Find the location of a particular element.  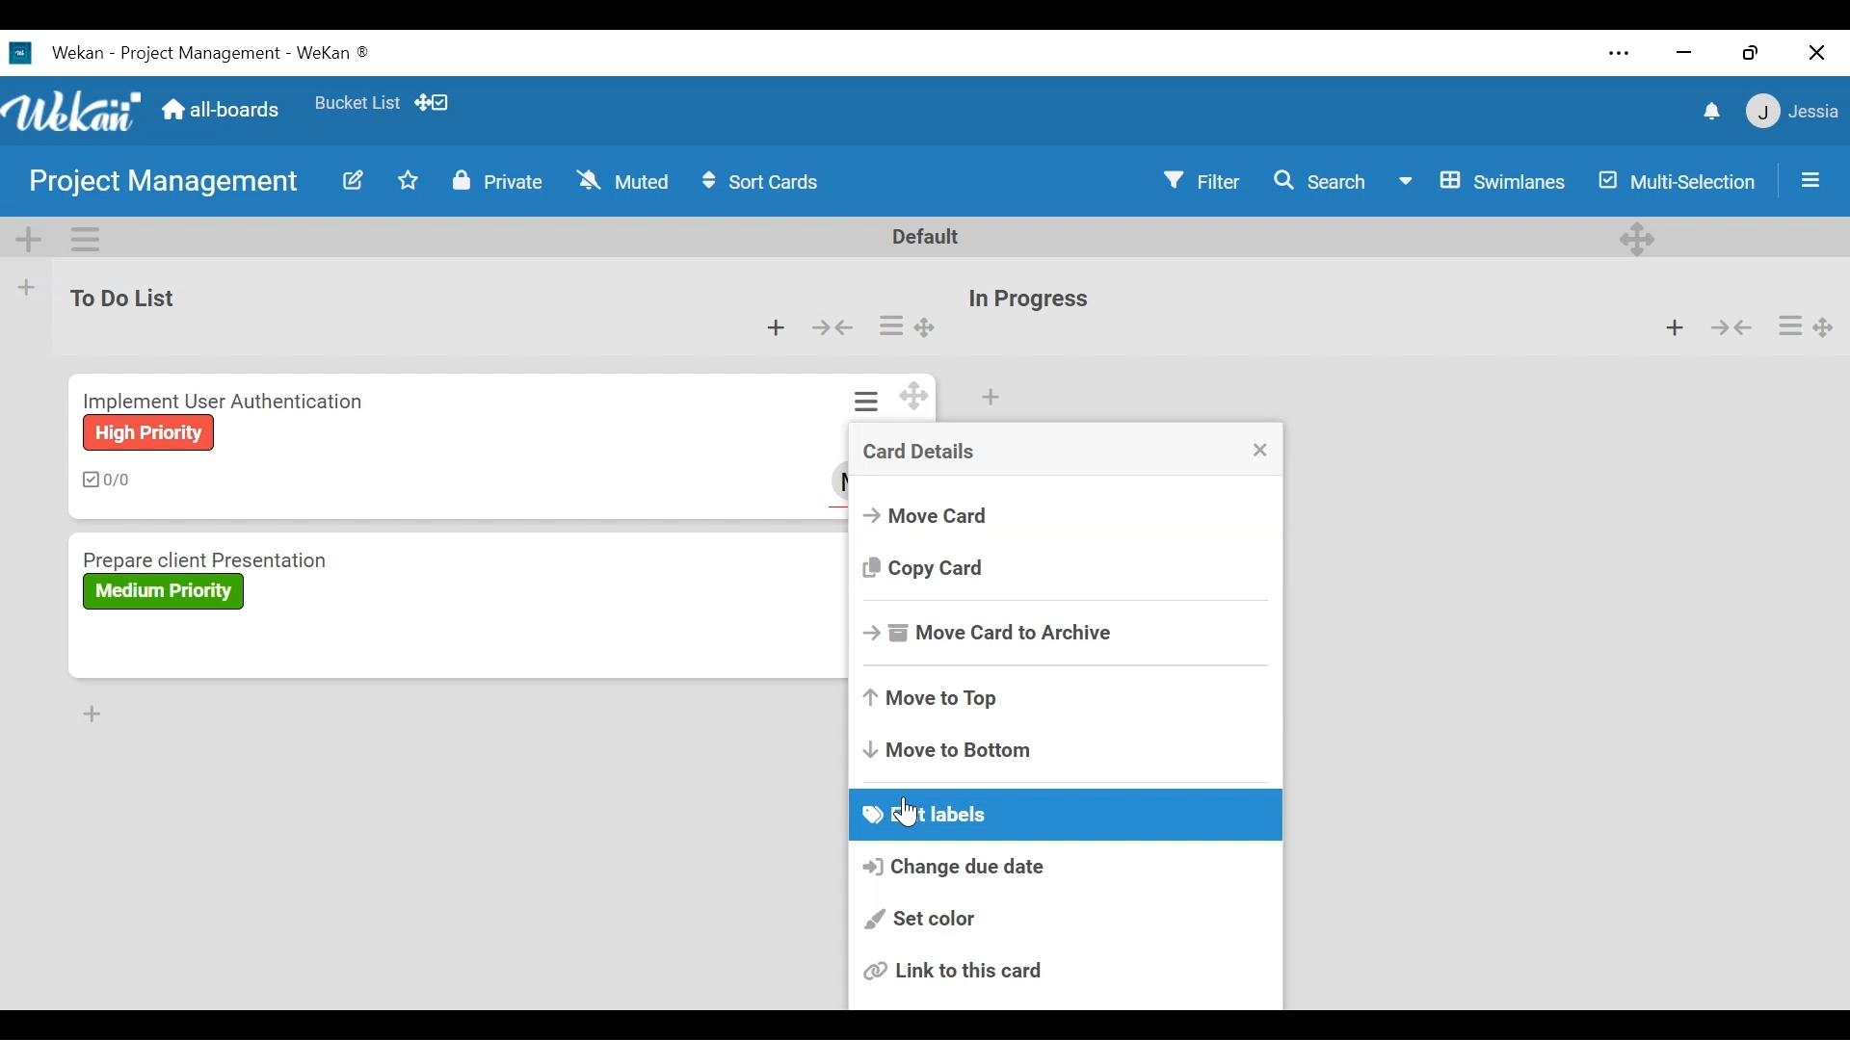

label is located at coordinates (163, 592).